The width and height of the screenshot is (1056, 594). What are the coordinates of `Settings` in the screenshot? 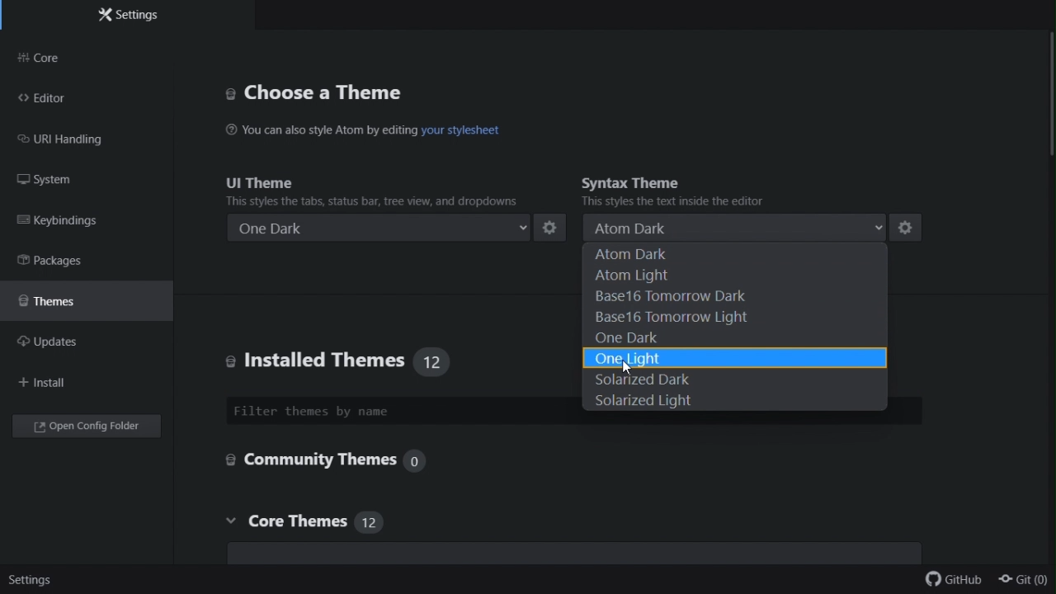 It's located at (123, 16).